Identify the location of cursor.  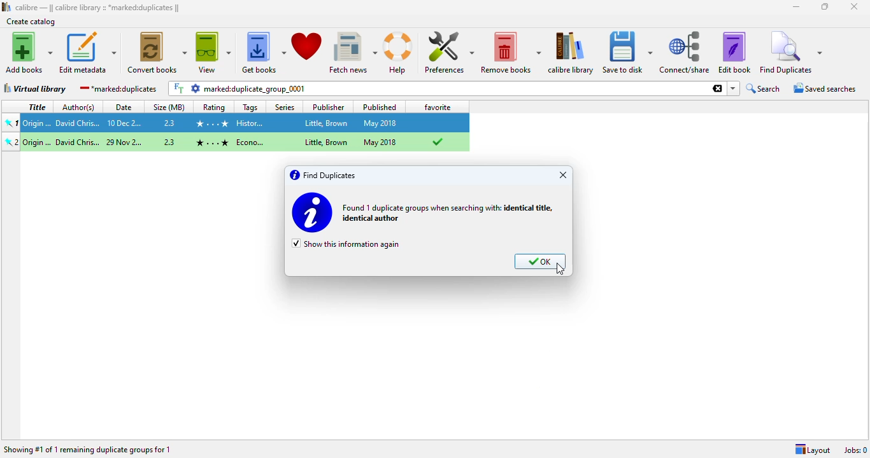
(560, 268).